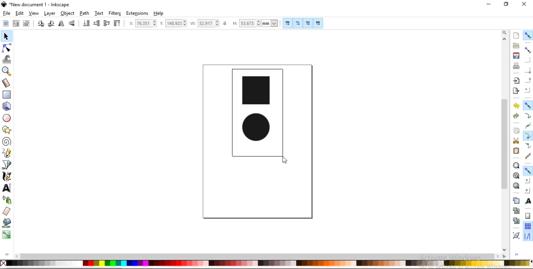 This screenshot has height=269, width=533. Describe the element at coordinates (528, 136) in the screenshot. I see `snap cusp nodes` at that location.